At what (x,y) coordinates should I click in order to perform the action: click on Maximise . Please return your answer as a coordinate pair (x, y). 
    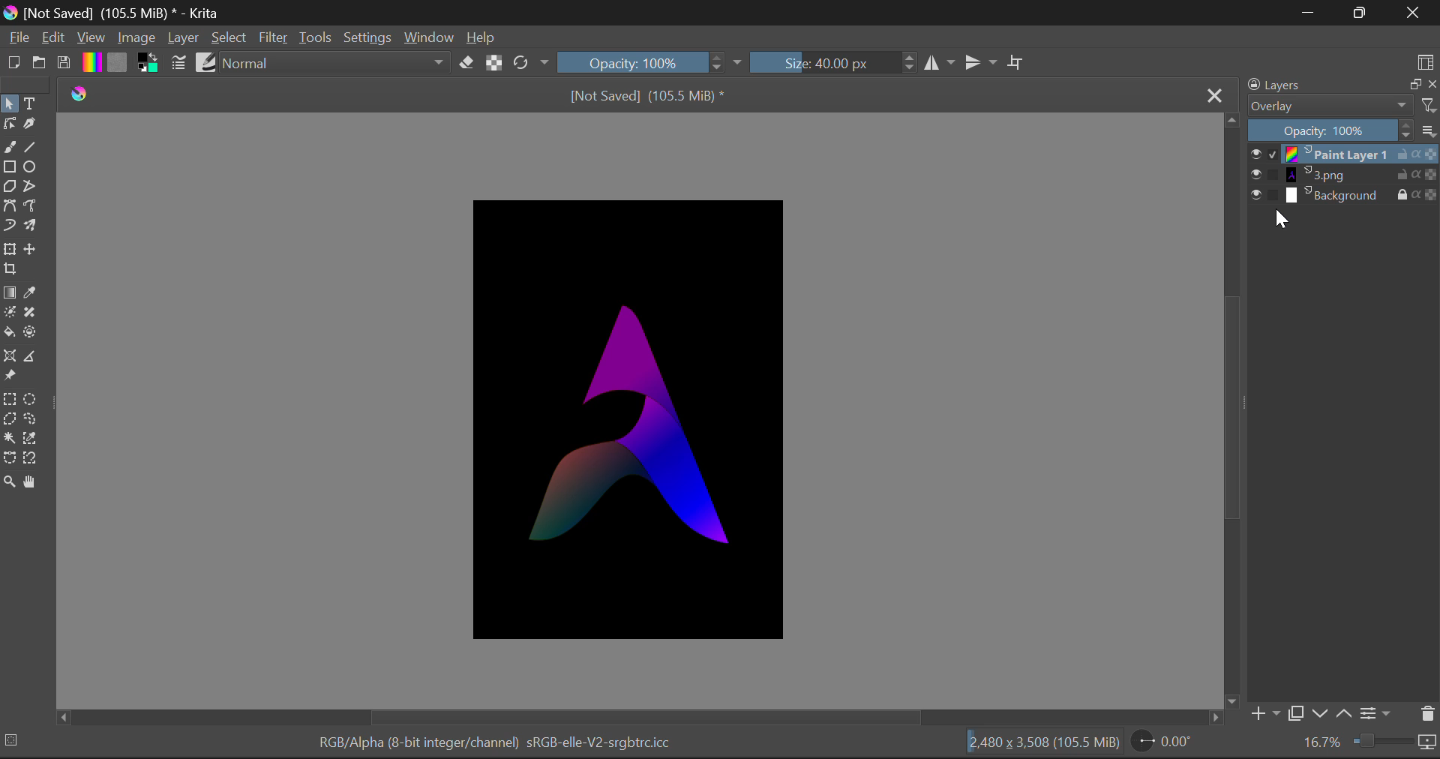
    Looking at the image, I should click on (1360, 13).